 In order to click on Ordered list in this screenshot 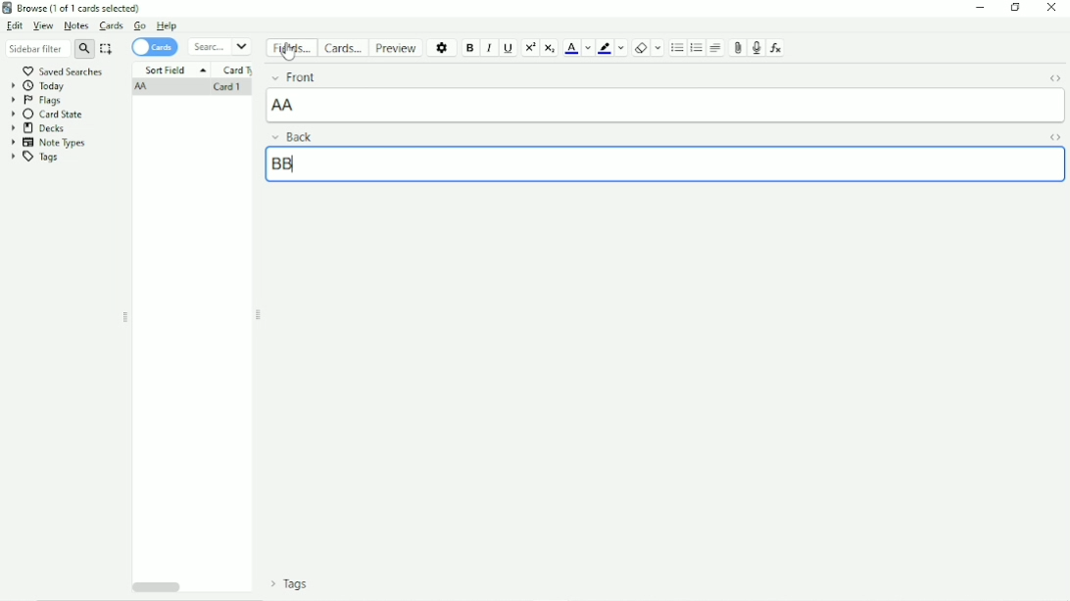, I will do `click(697, 48)`.